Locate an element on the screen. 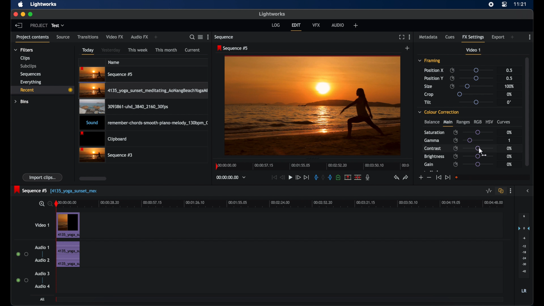  mic is located at coordinates (368, 177).